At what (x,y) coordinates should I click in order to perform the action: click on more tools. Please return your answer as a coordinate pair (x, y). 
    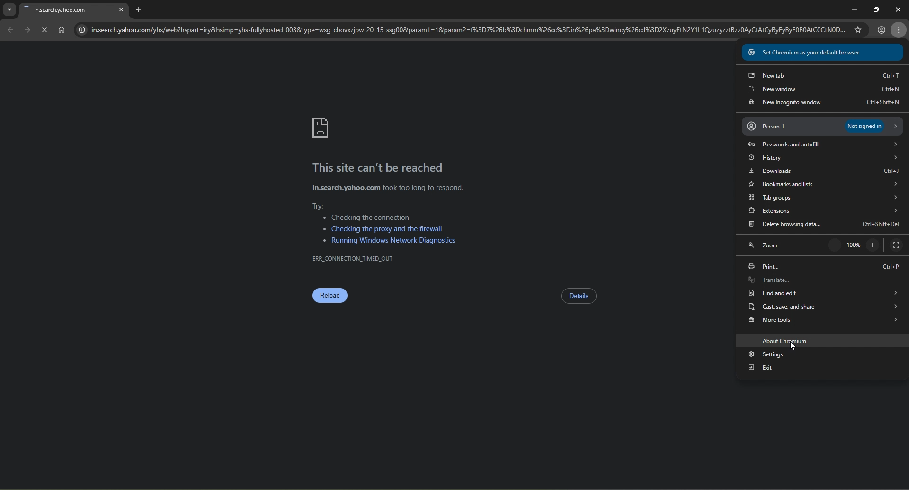
    Looking at the image, I should click on (822, 321).